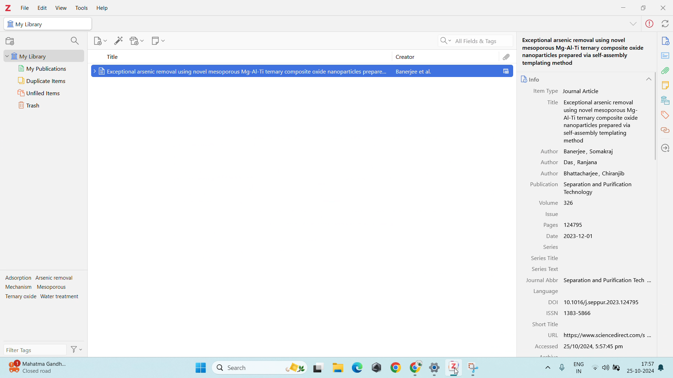 The image size is (673, 378). I want to click on Language, so click(547, 292).